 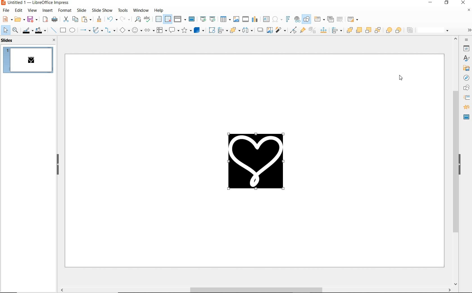 What do you see at coordinates (358, 30) in the screenshot?
I see `bring forward` at bounding box center [358, 30].